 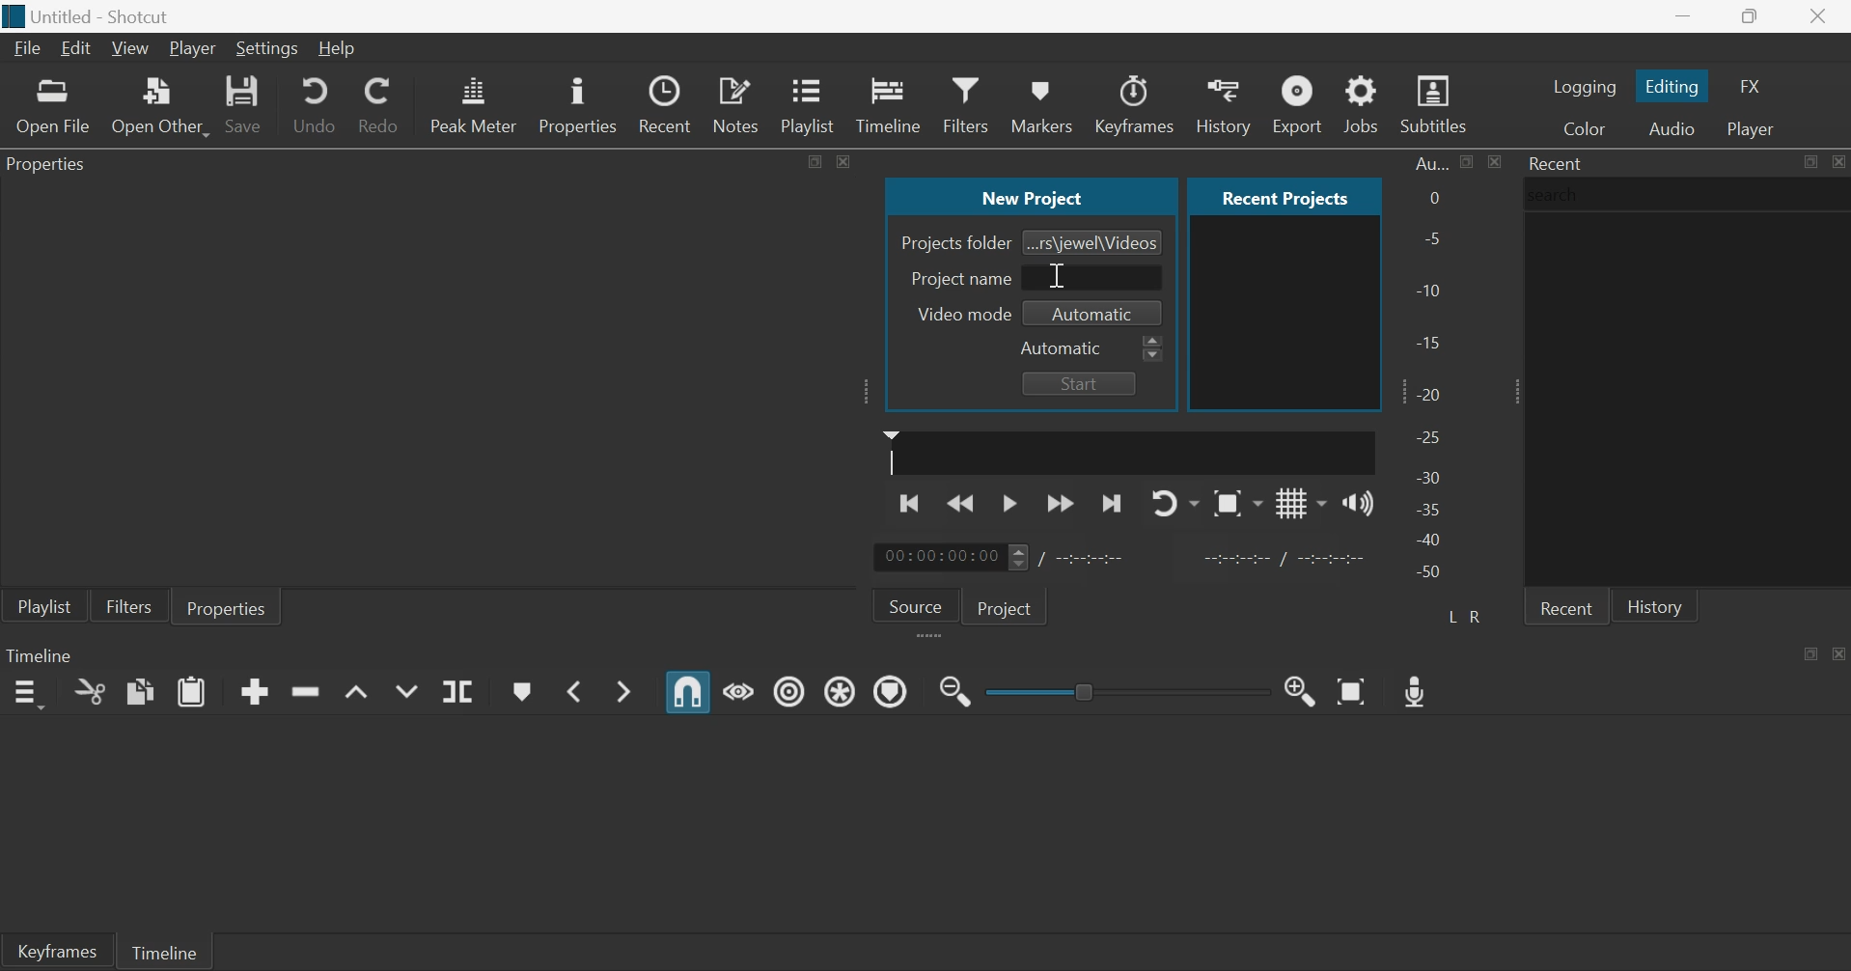 I want to click on Recent projects, so click(x=1285, y=196).